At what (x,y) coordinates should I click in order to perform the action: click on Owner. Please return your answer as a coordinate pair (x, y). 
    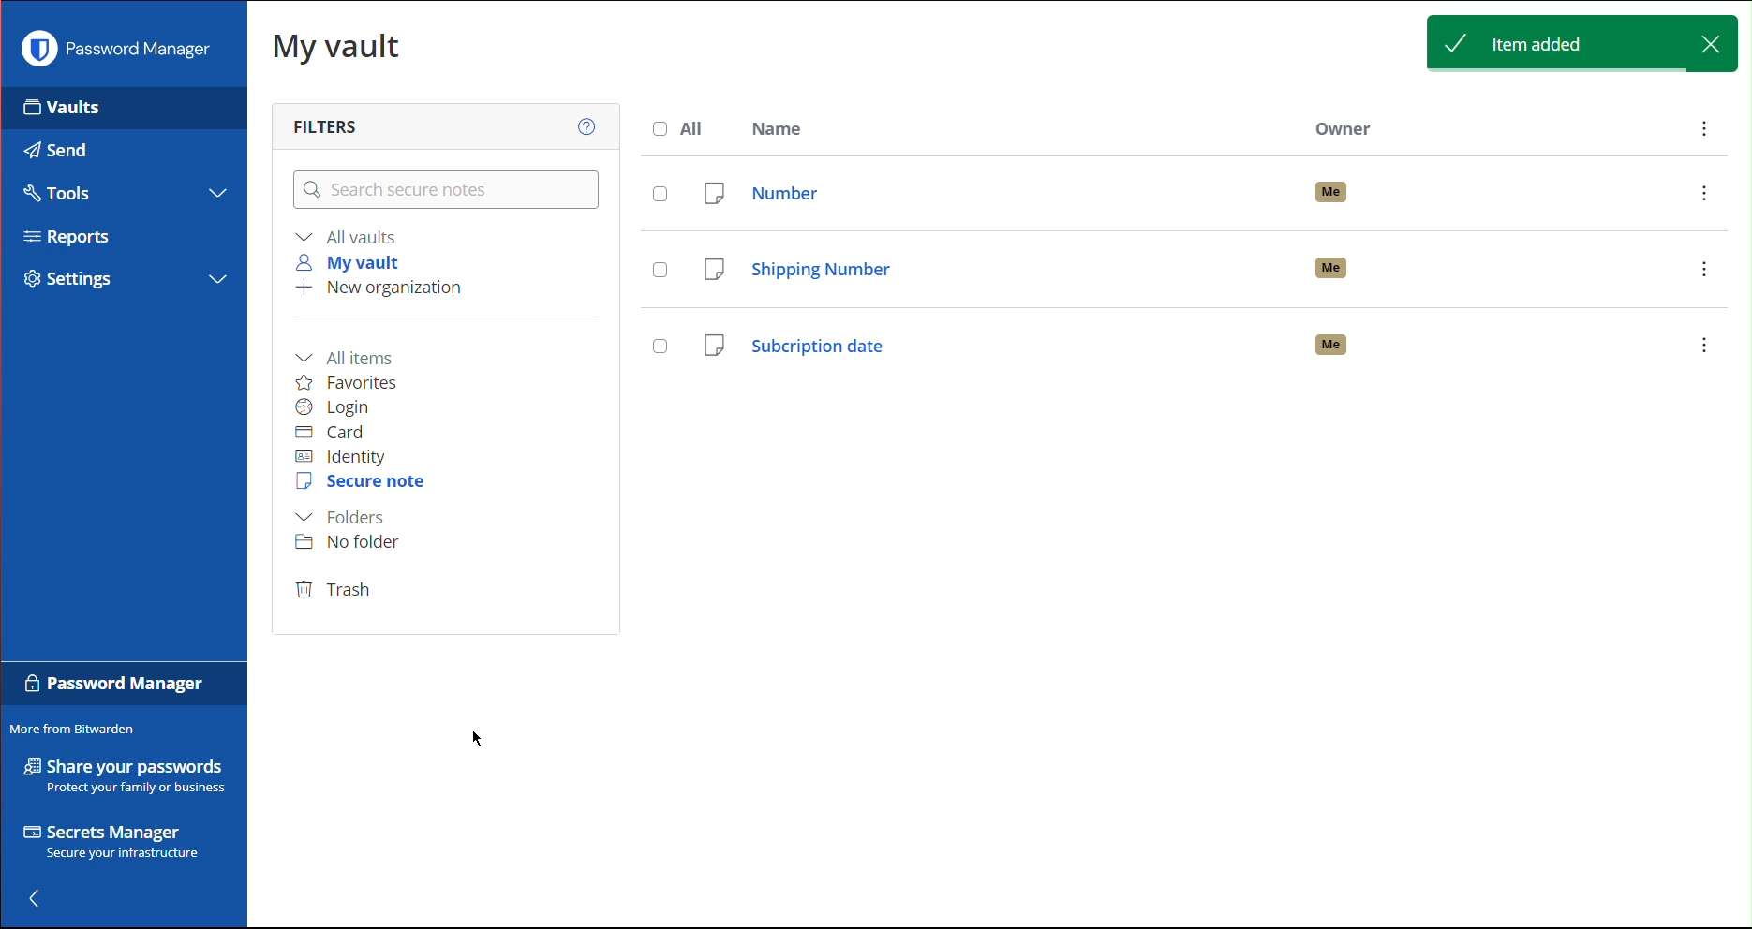
    Looking at the image, I should click on (1346, 129).